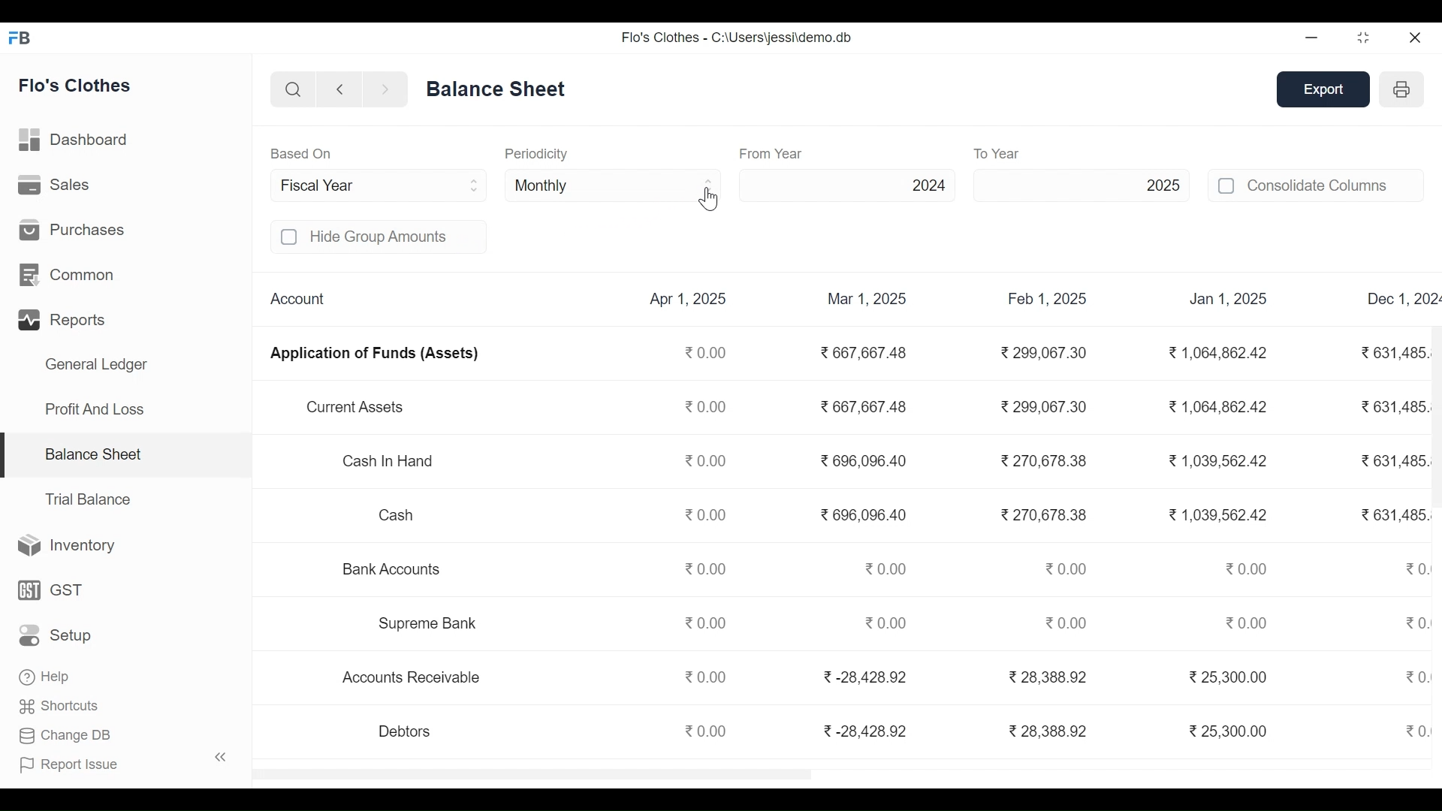 The image size is (1442, 811). What do you see at coordinates (397, 237) in the screenshot?
I see `Hide Group Amounts` at bounding box center [397, 237].